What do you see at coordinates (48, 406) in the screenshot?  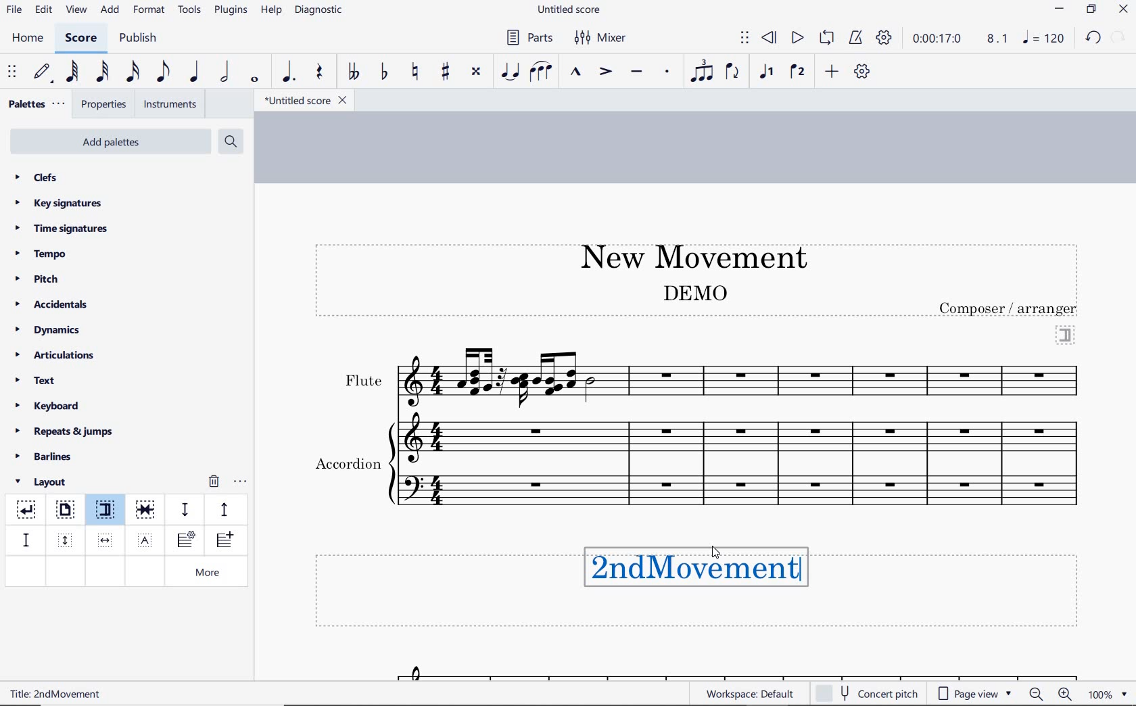 I see `keyboard` at bounding box center [48, 406].